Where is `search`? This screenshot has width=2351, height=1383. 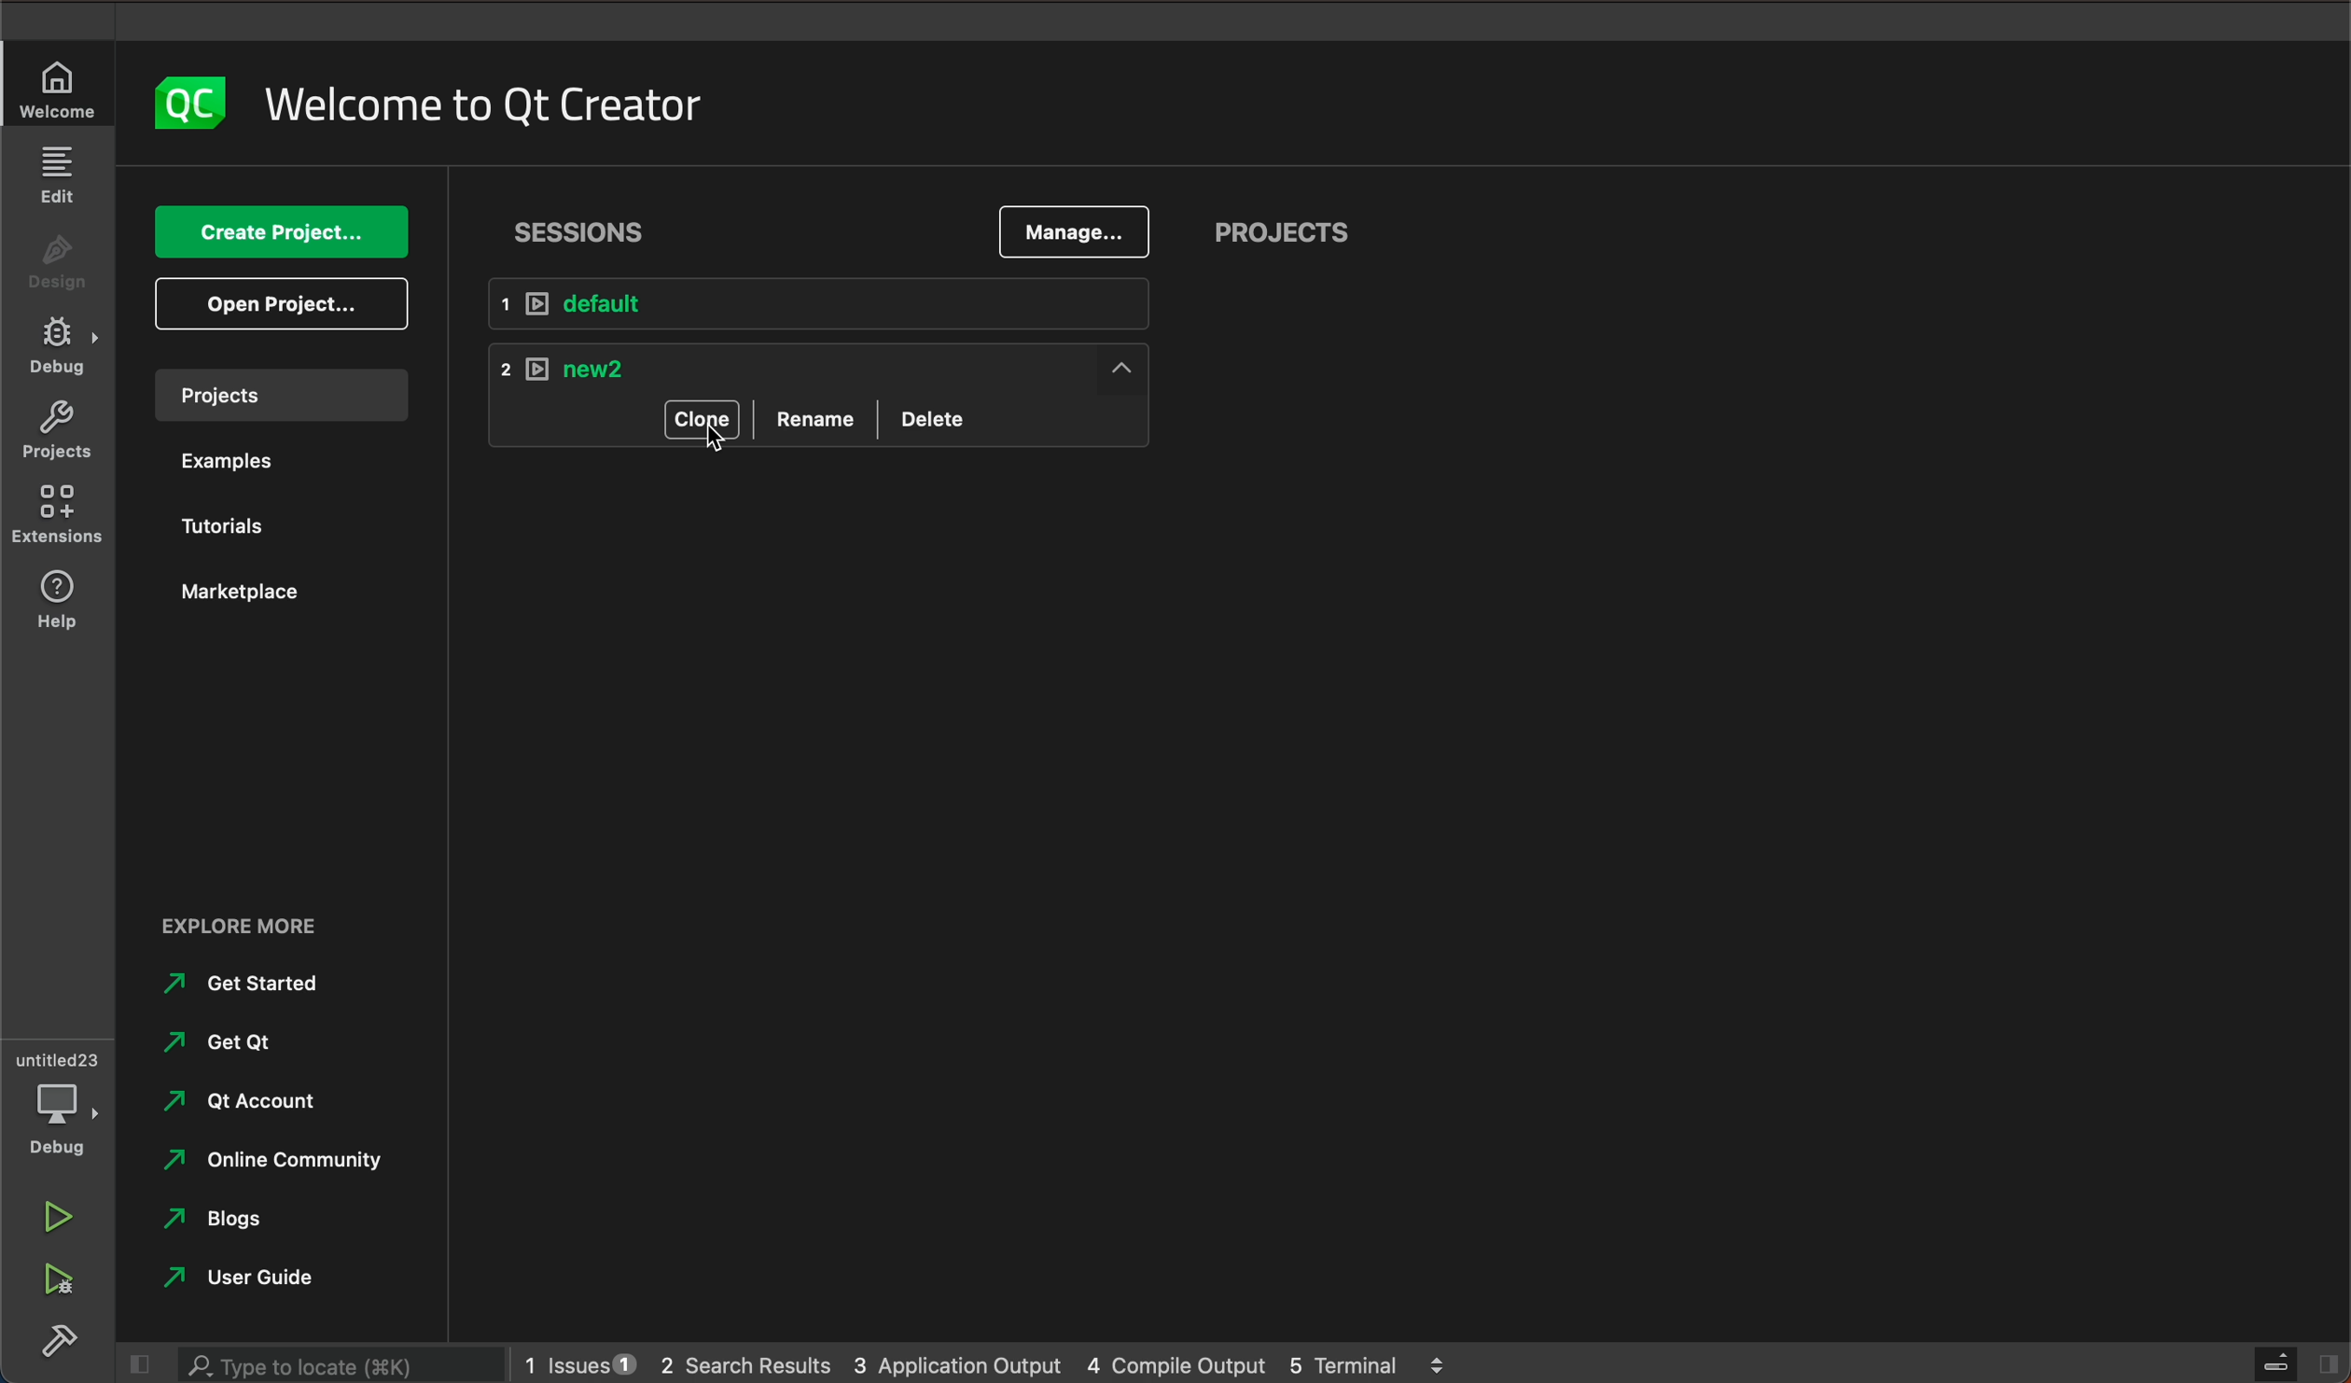 search is located at coordinates (329, 1362).